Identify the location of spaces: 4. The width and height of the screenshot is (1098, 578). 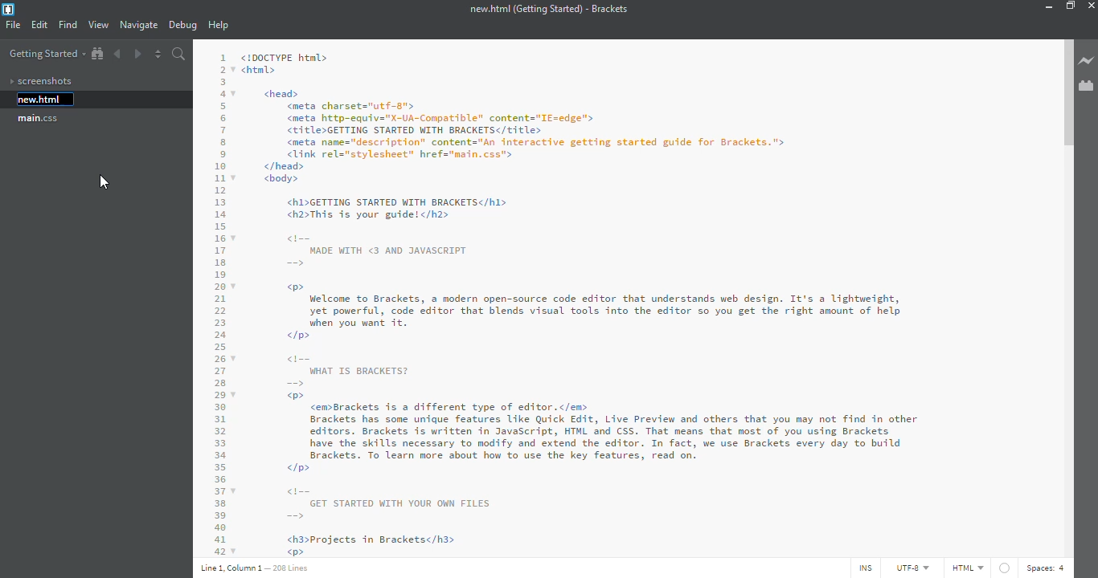
(1052, 568).